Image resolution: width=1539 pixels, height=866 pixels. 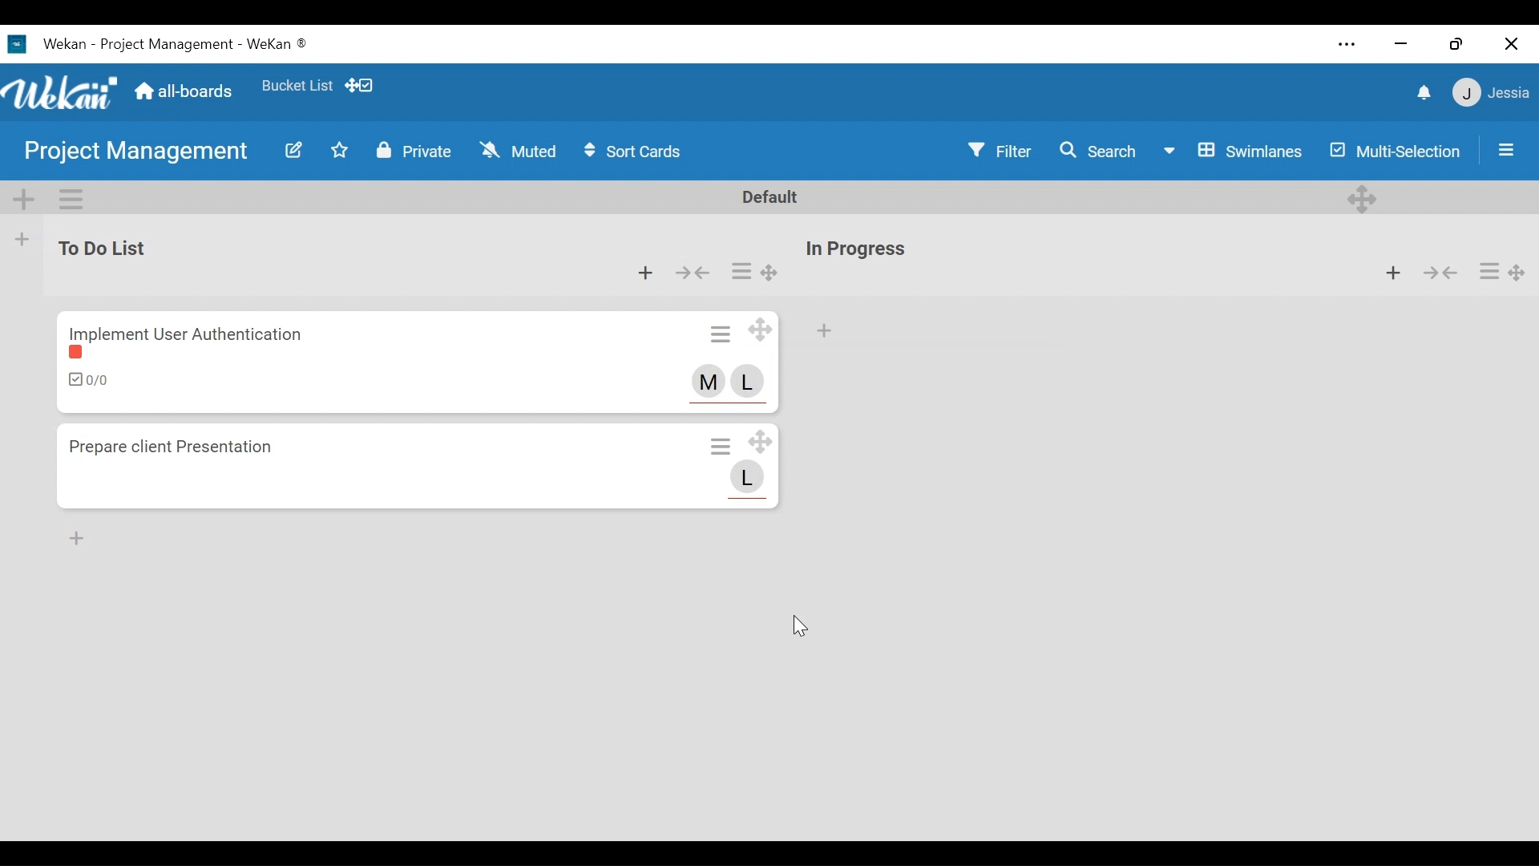 I want to click on Search, so click(x=1097, y=150).